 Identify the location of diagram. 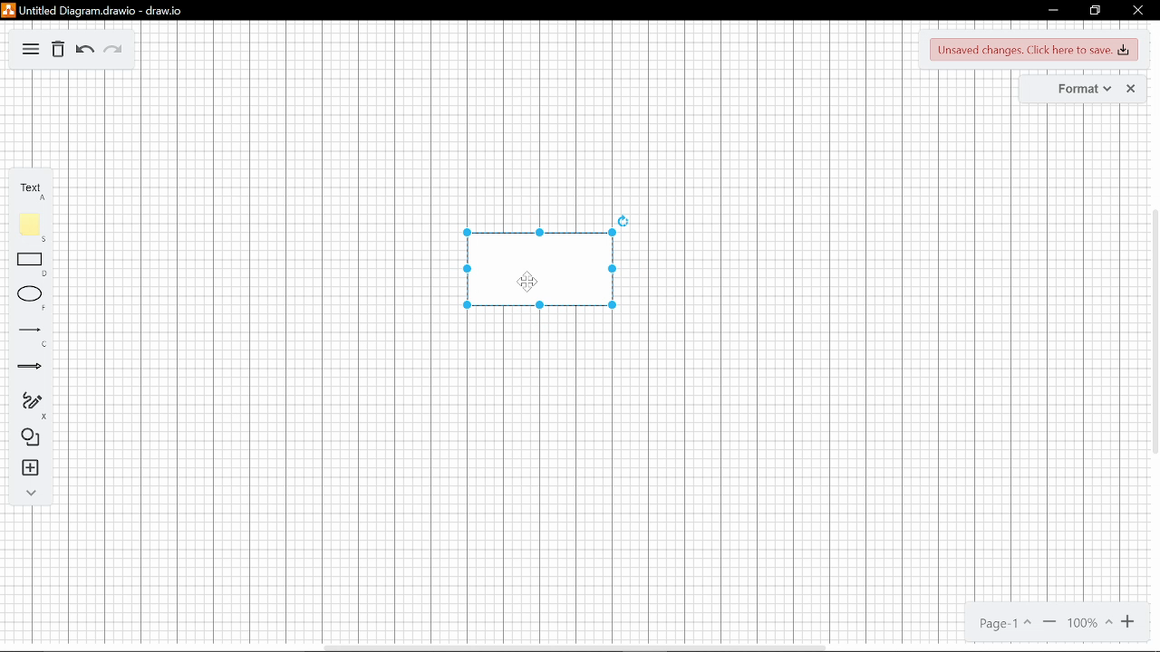
(538, 269).